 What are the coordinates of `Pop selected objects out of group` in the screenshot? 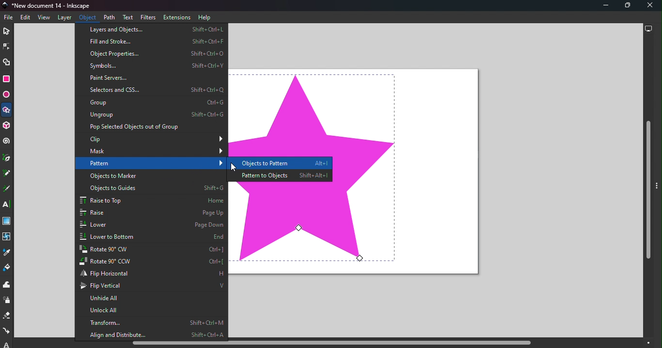 It's located at (155, 126).